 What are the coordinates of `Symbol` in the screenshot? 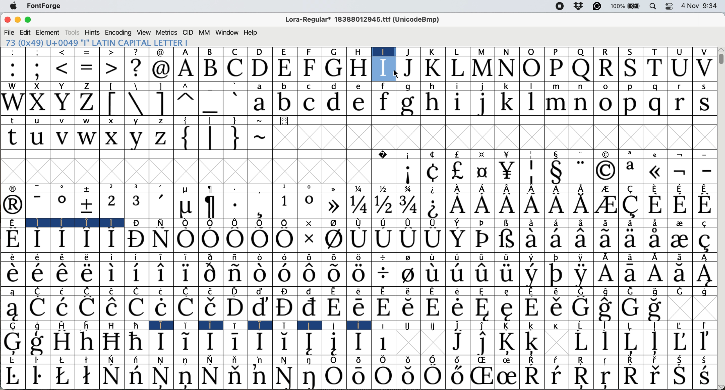 It's located at (680, 188).